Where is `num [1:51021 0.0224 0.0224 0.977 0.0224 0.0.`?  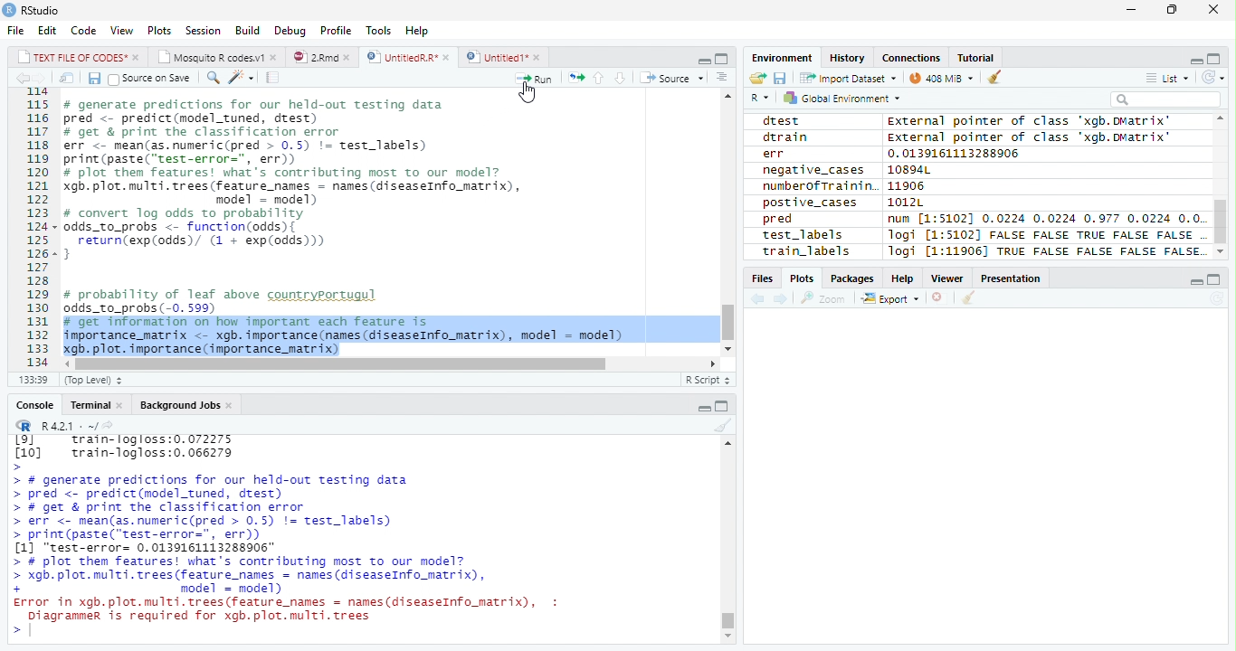 num [1:51021 0.0224 0.0224 0.977 0.0224 0.0. is located at coordinates (1045, 217).